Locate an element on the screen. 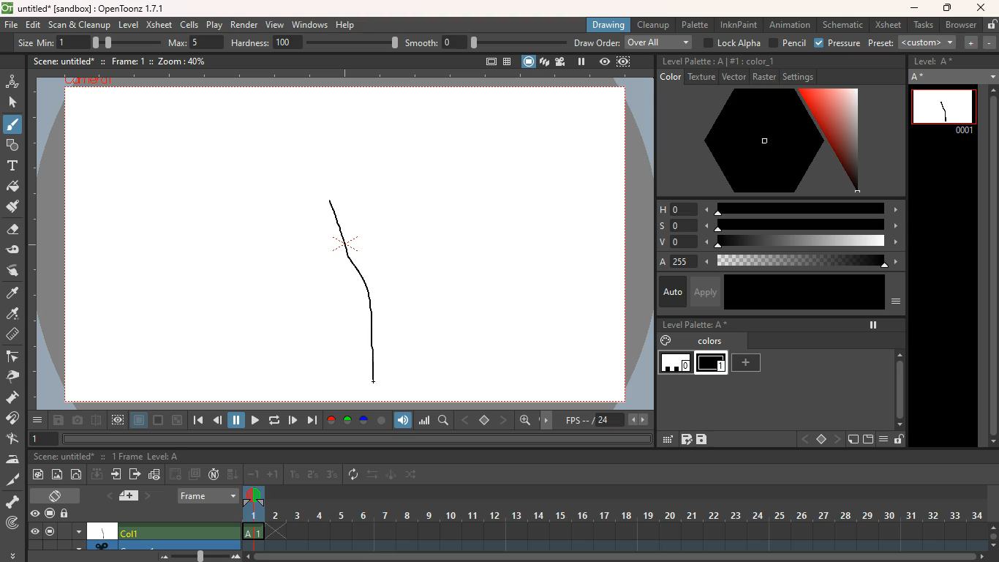  a is located at coordinates (664, 261).